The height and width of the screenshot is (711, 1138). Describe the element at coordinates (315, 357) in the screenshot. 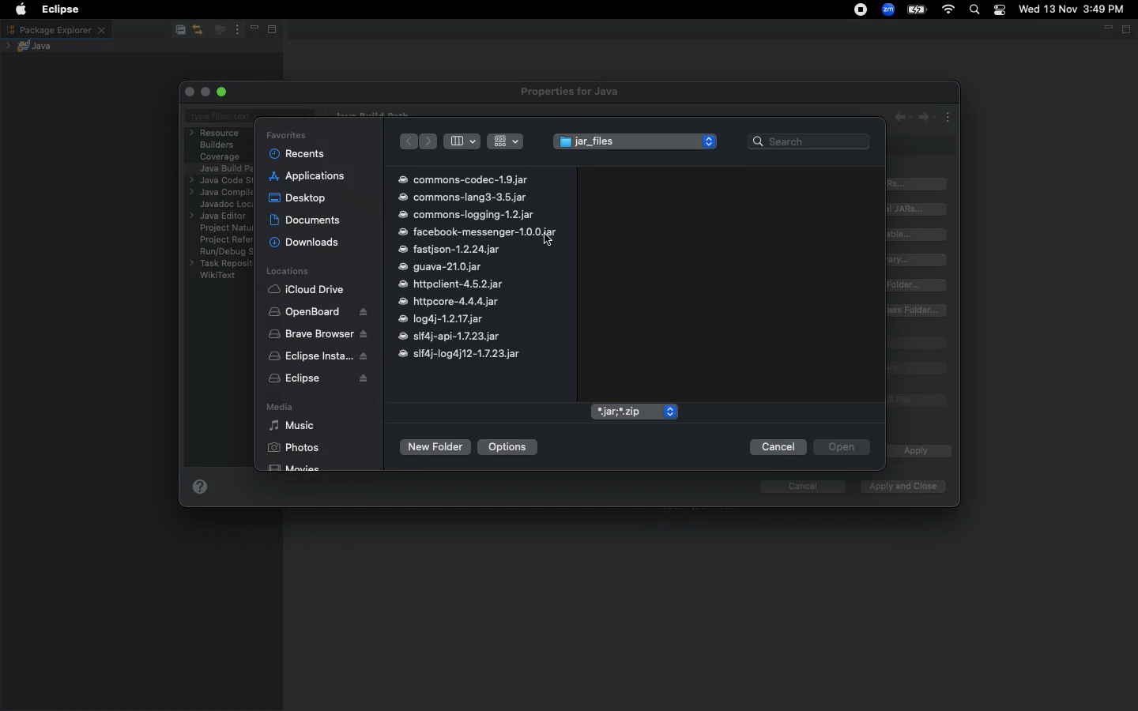

I see `Eclipse installer` at that location.